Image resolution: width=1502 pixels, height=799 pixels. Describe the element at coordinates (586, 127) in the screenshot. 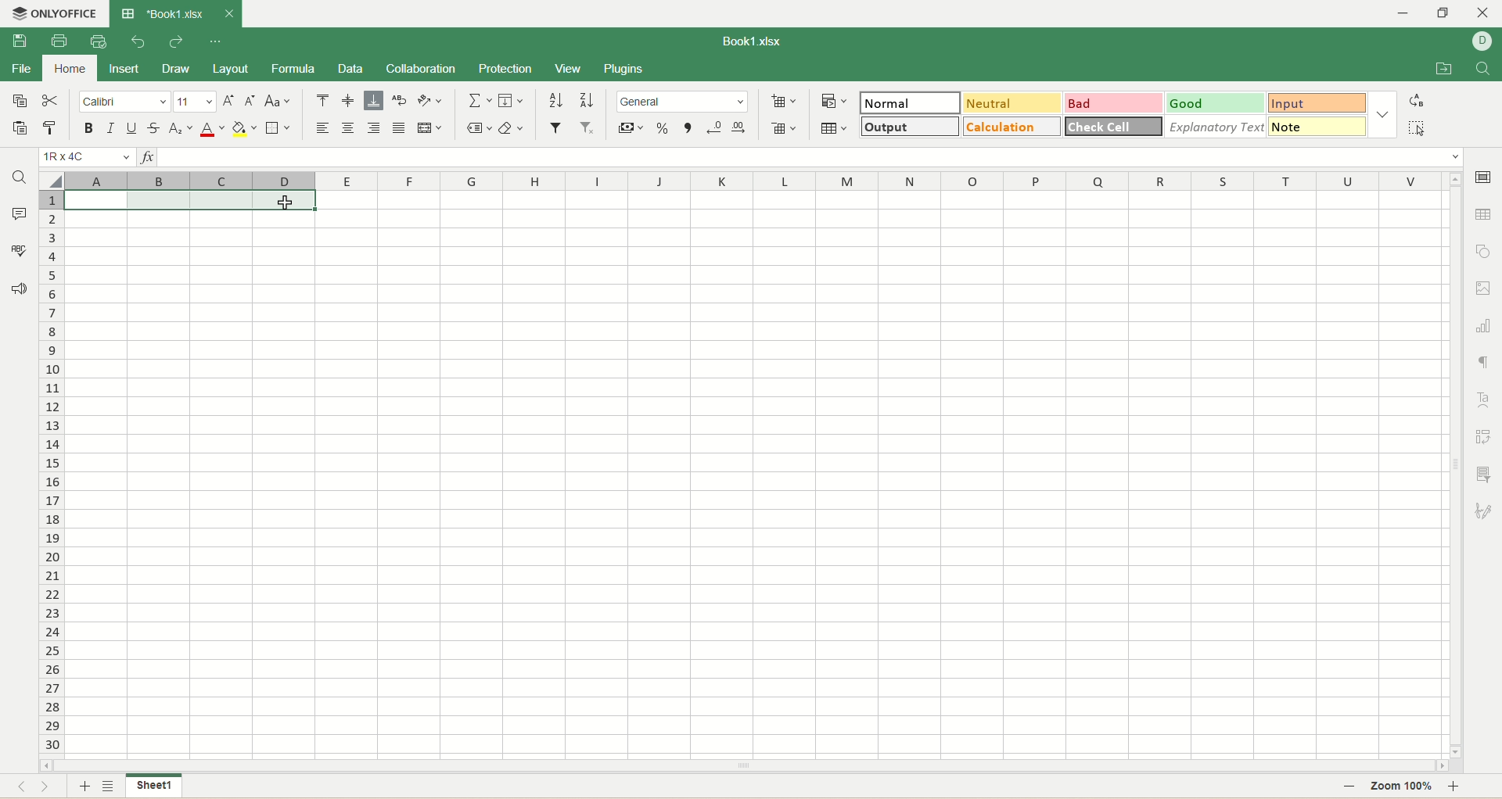

I see `remove filter` at that location.